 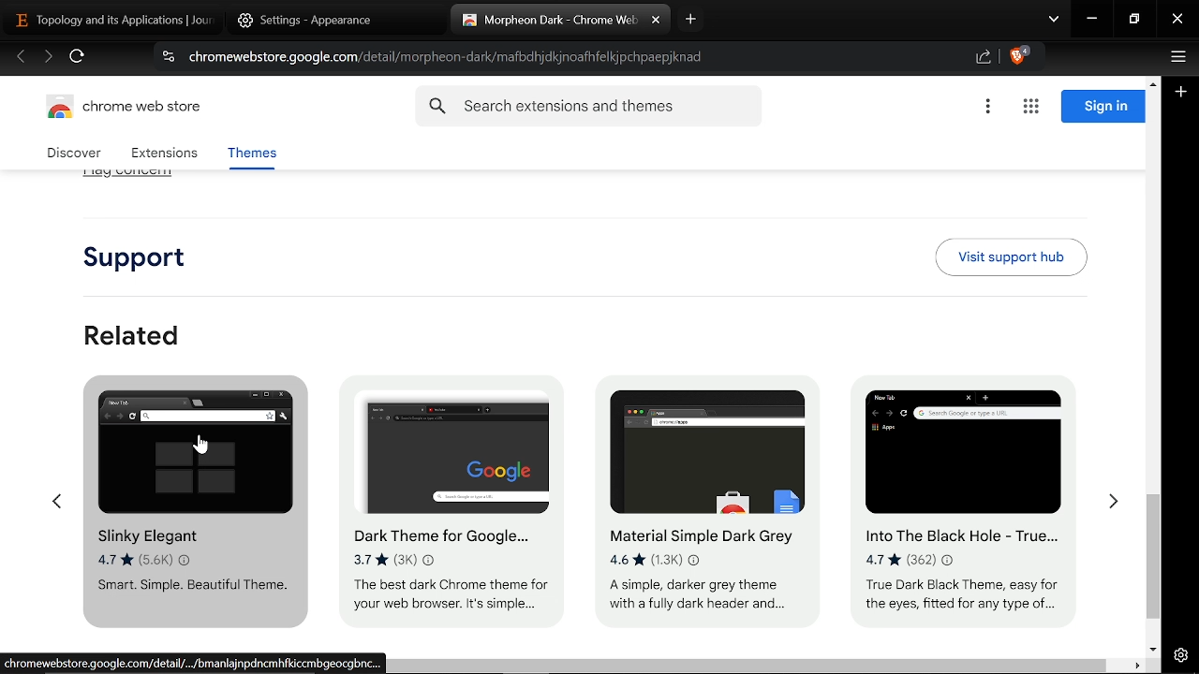 I want to click on Current web address, so click(x=451, y=57).